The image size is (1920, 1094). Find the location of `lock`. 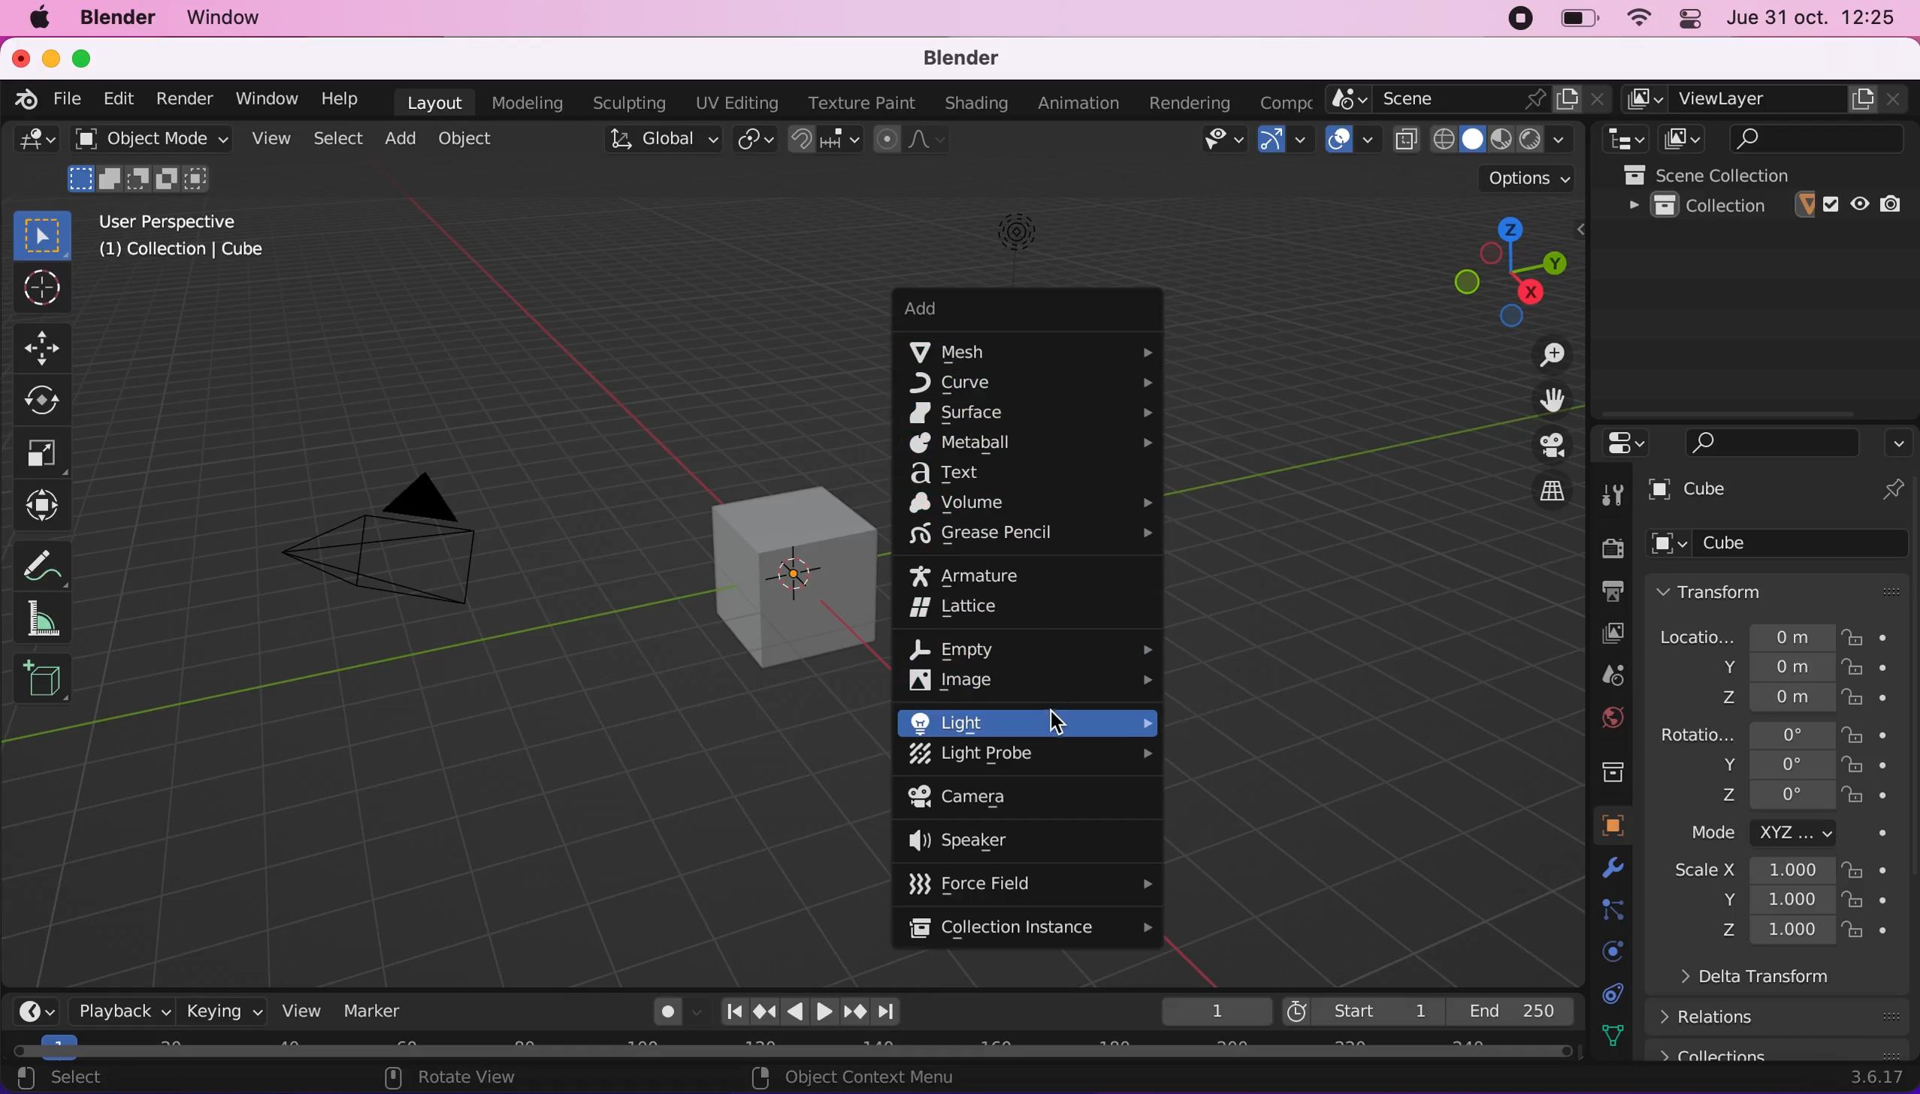

lock is located at coordinates (1879, 735).